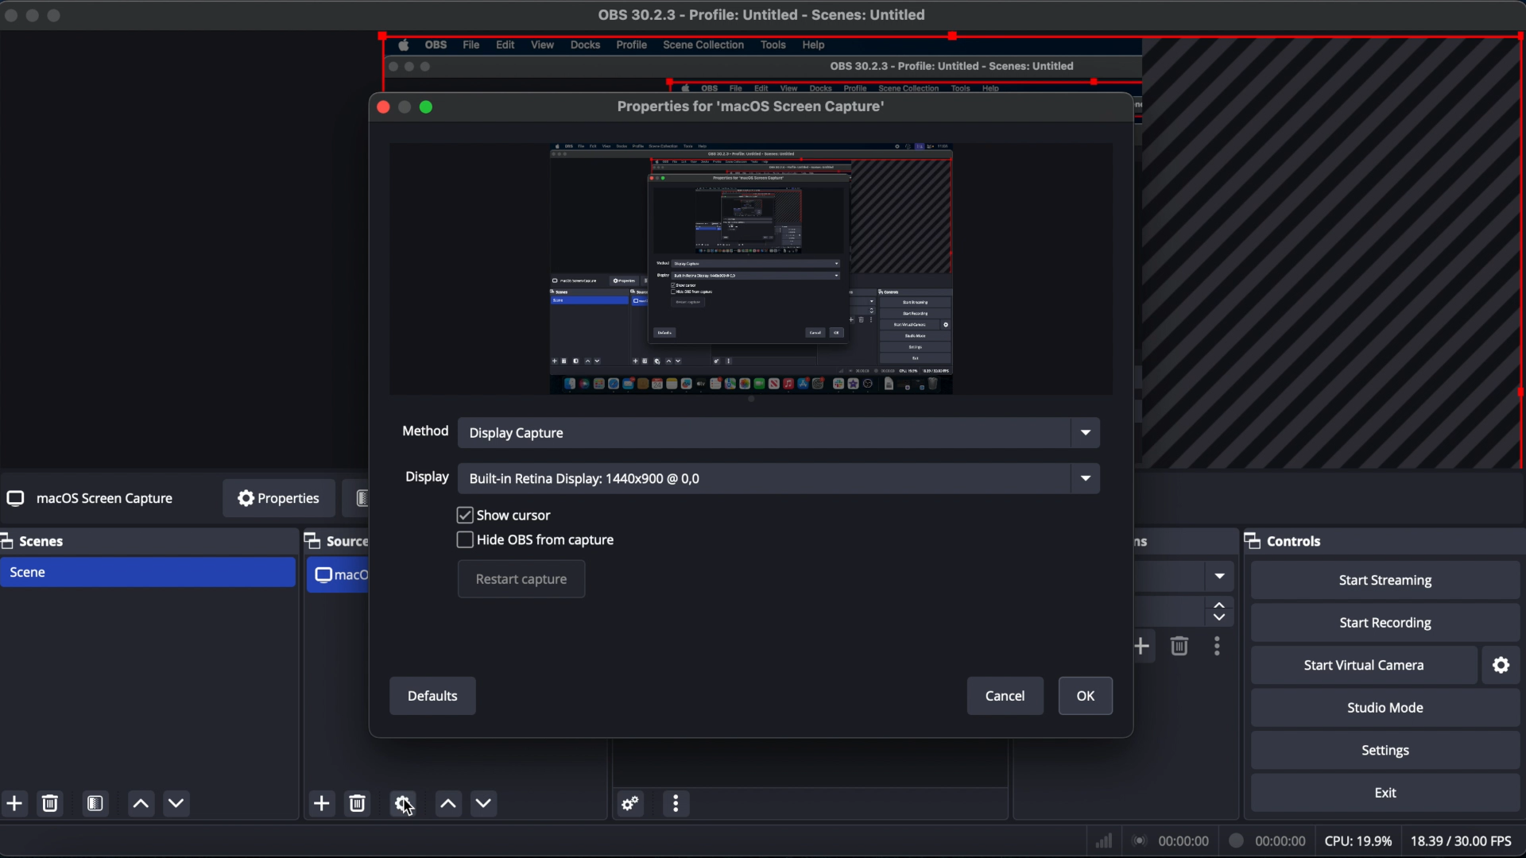  What do you see at coordinates (321, 804) in the screenshot?
I see `add source` at bounding box center [321, 804].